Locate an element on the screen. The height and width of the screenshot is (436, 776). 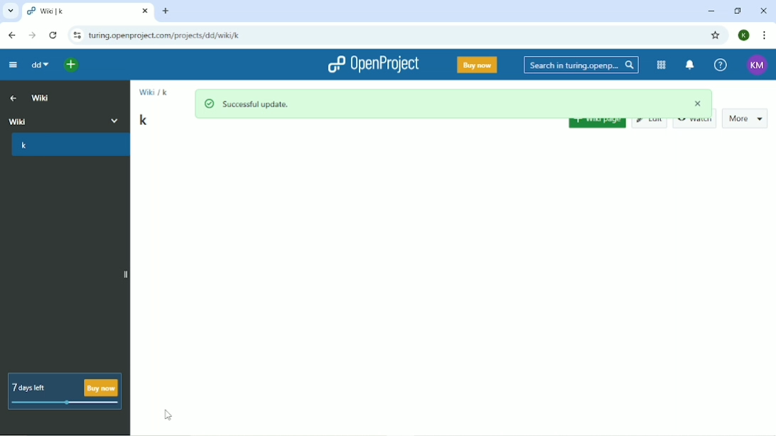
Wiki is located at coordinates (65, 119).